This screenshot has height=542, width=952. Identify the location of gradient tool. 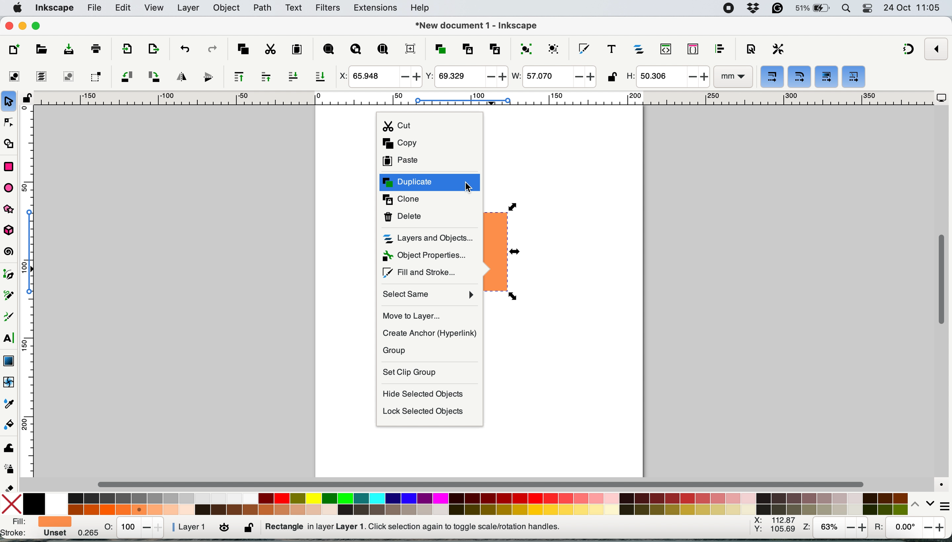
(9, 360).